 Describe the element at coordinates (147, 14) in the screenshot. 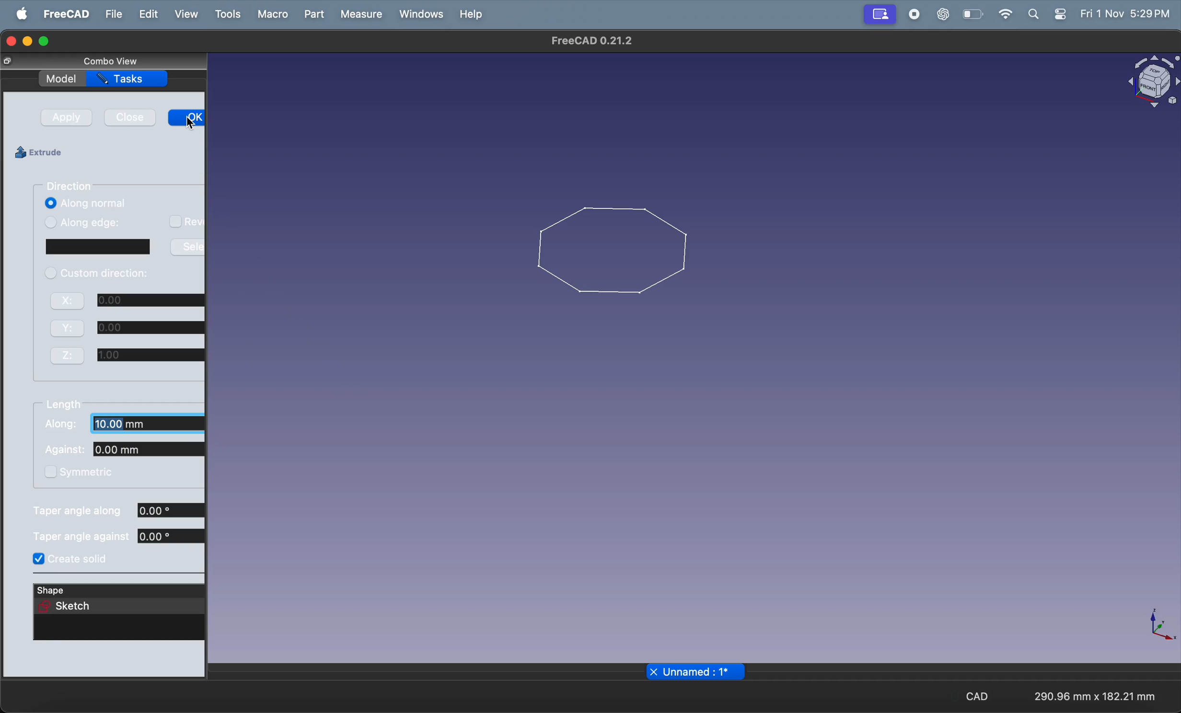

I see `edit` at that location.